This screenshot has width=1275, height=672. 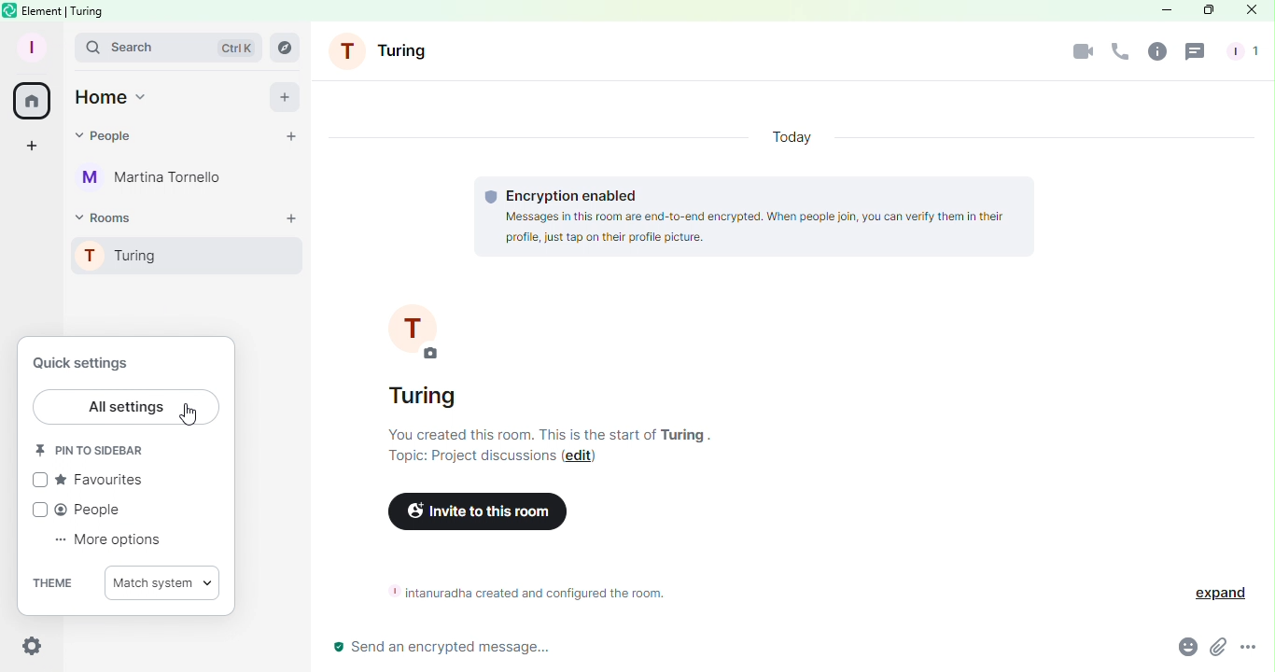 What do you see at coordinates (286, 136) in the screenshot?
I see `Start chat` at bounding box center [286, 136].